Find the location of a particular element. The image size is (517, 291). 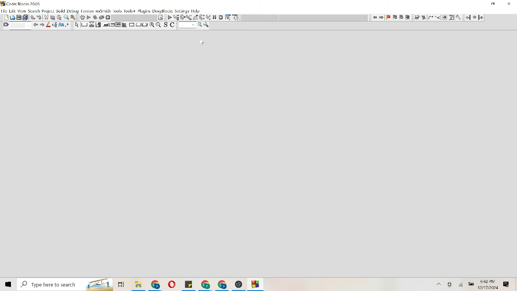

File is located at coordinates (256, 285).